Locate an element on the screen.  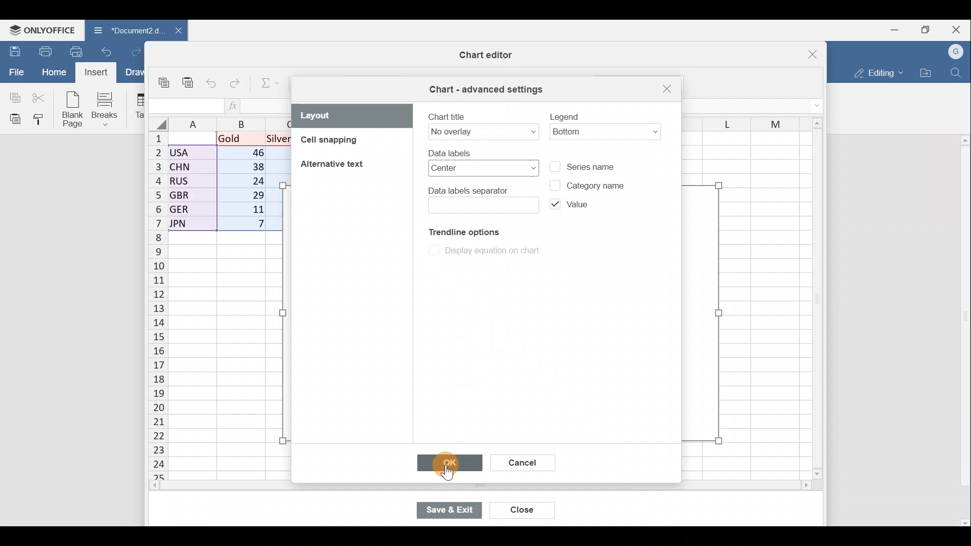
Home is located at coordinates (54, 72).